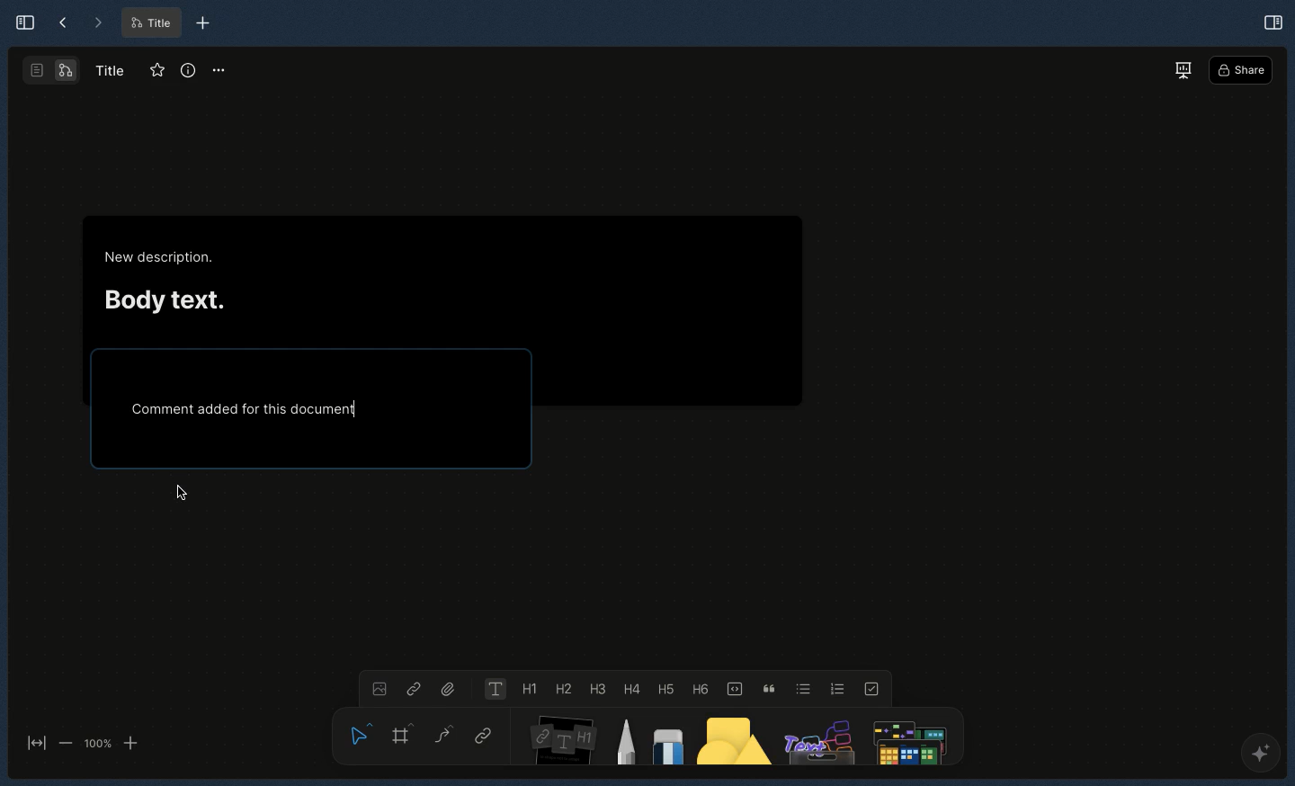 Image resolution: width=1295 pixels, height=786 pixels. What do you see at coordinates (735, 740) in the screenshot?
I see `Shape` at bounding box center [735, 740].